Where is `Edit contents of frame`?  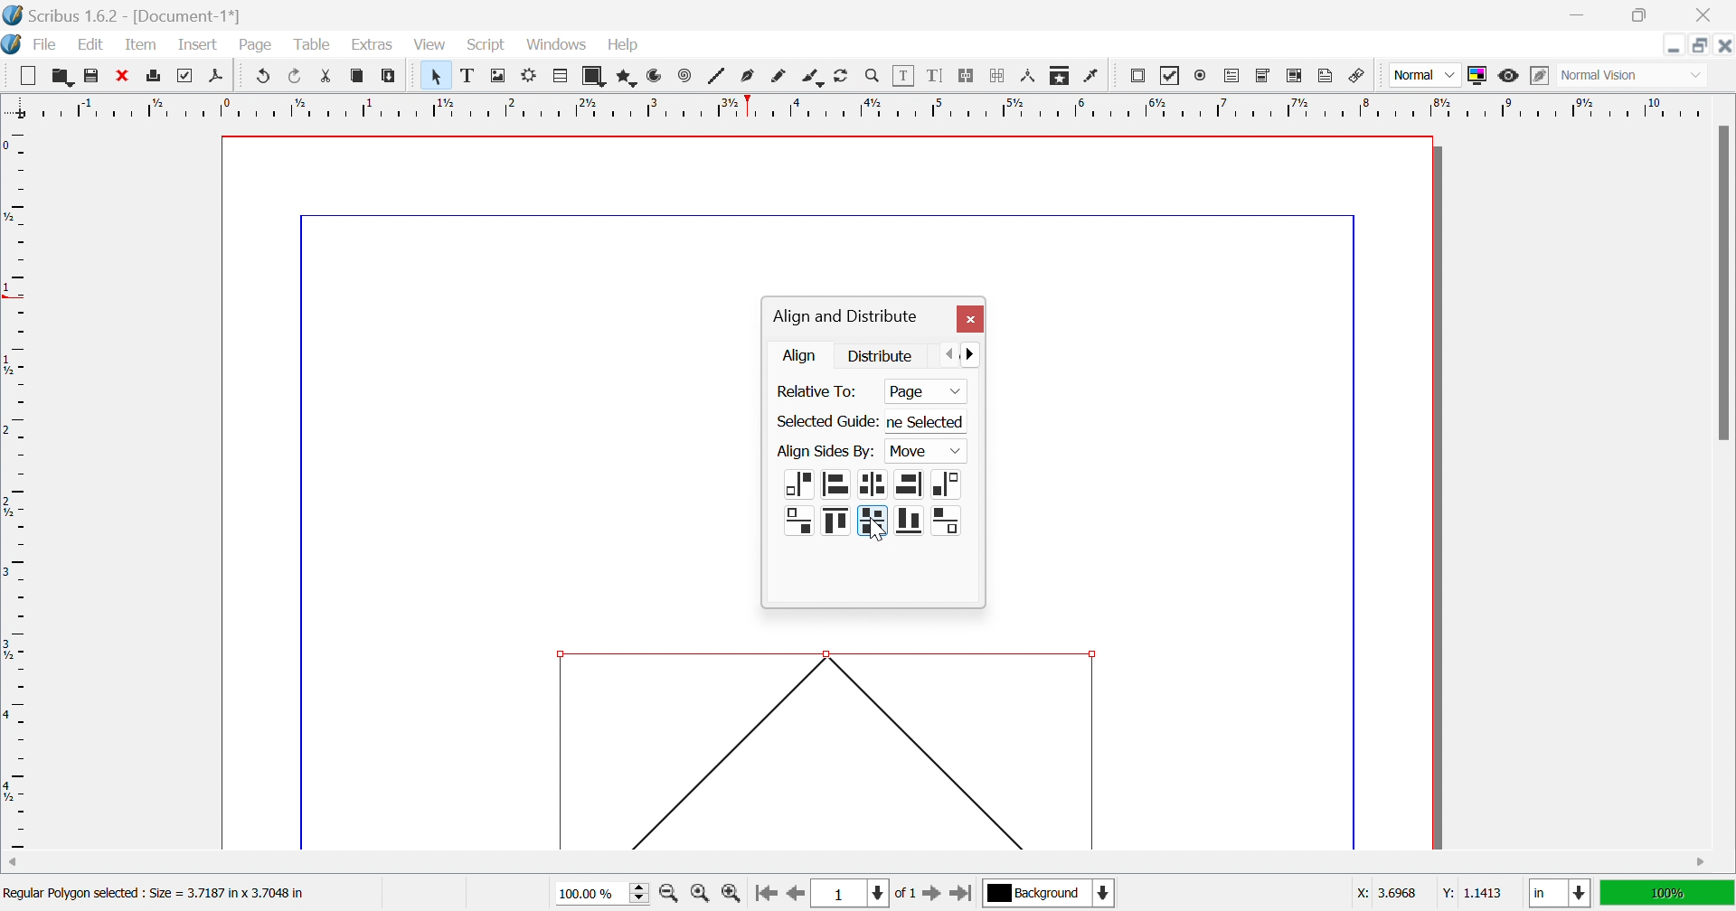 Edit contents of frame is located at coordinates (904, 73).